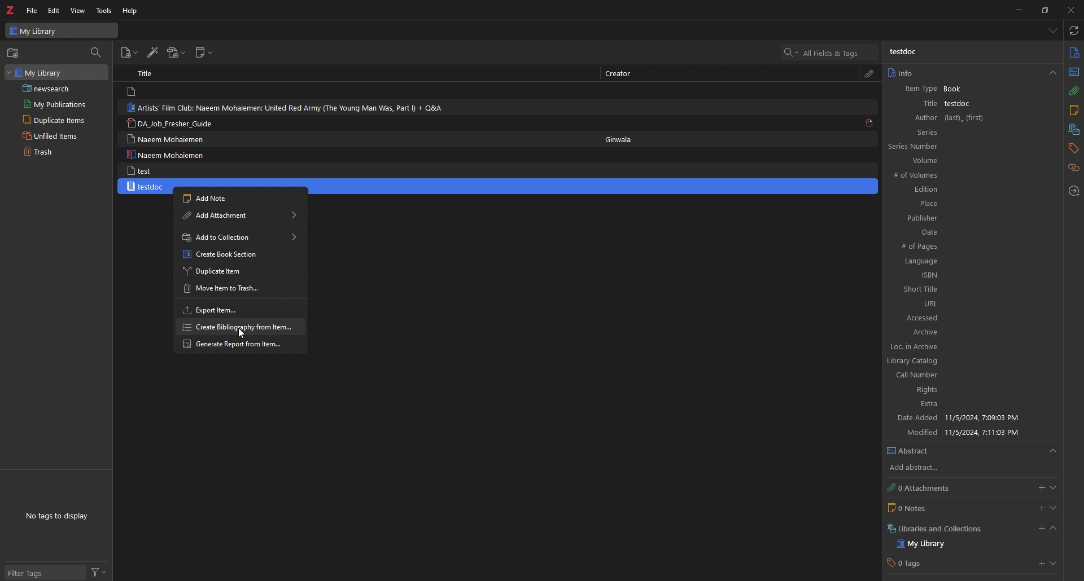  Describe the element at coordinates (55, 72) in the screenshot. I see `my library` at that location.